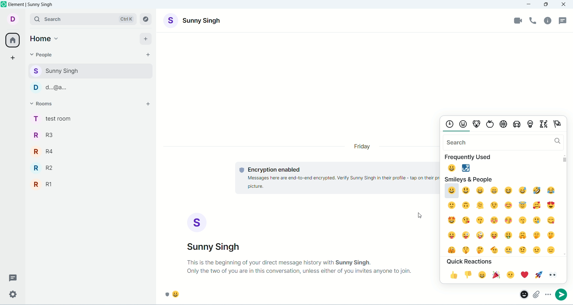  What do you see at coordinates (472, 157) in the screenshot?
I see `frequently used` at bounding box center [472, 157].